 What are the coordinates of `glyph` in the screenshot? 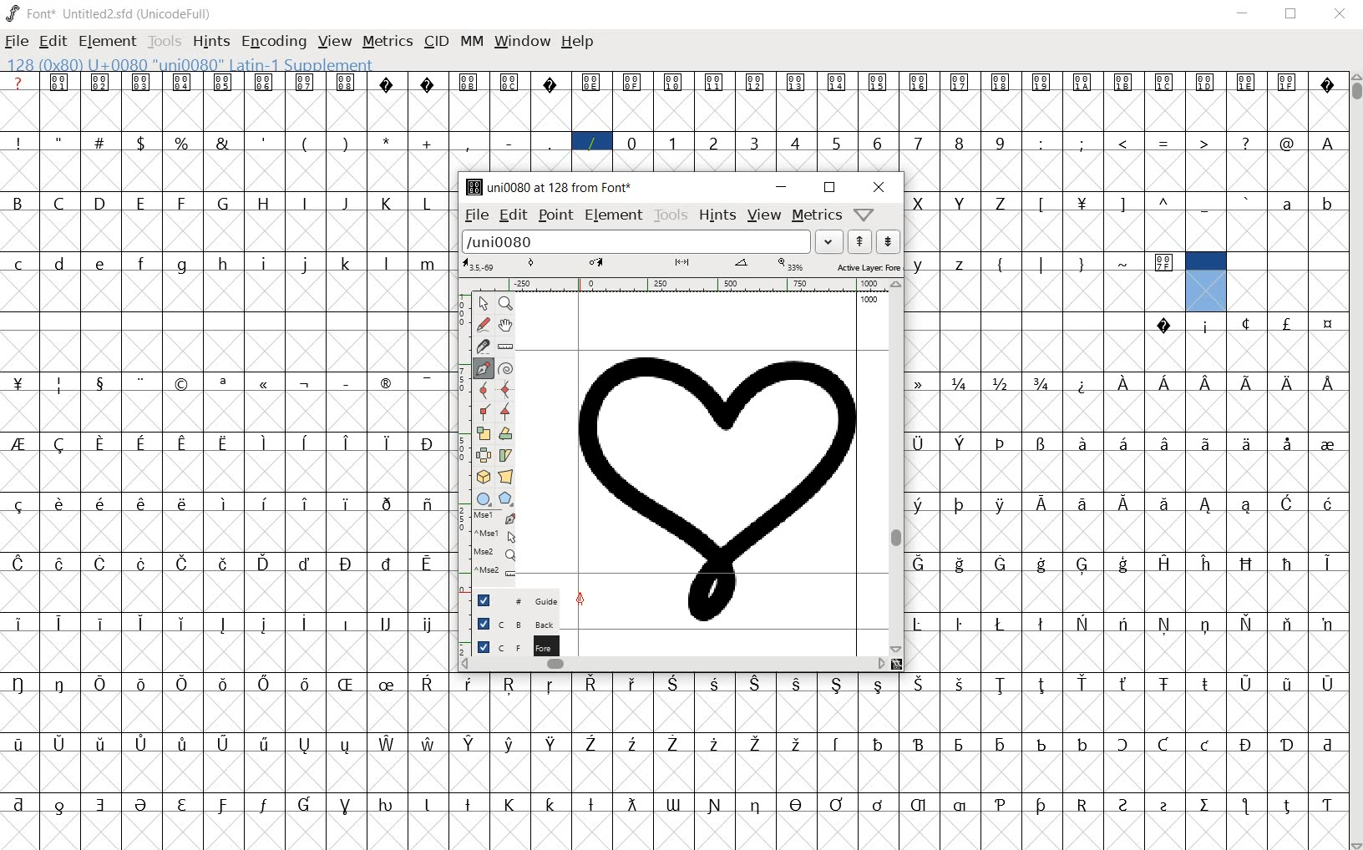 It's located at (141, 564).